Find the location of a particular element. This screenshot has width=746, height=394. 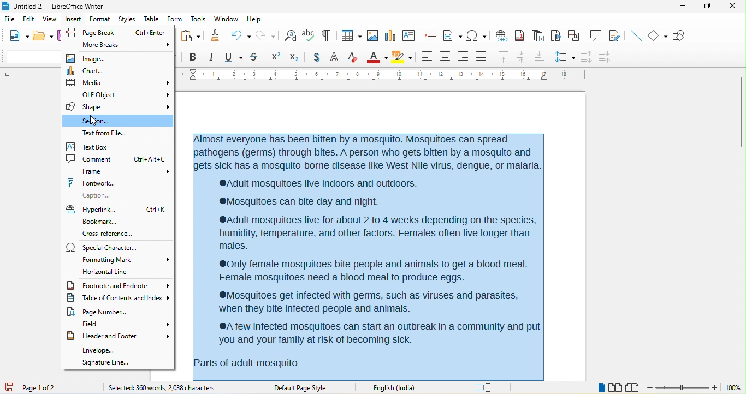

insert is located at coordinates (73, 18).